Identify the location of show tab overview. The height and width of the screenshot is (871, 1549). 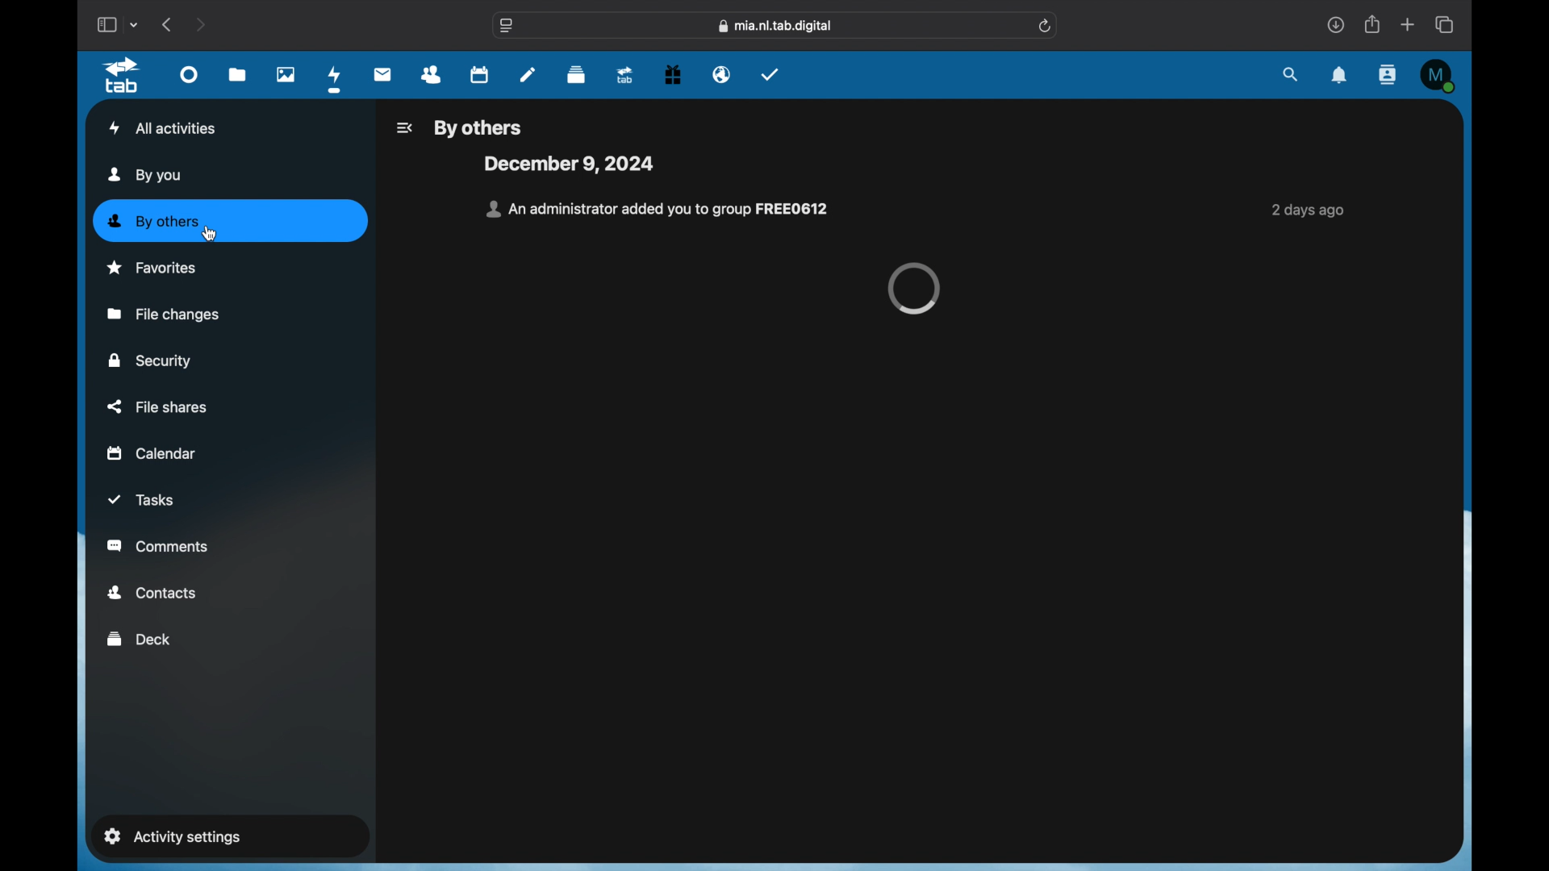
(1446, 24).